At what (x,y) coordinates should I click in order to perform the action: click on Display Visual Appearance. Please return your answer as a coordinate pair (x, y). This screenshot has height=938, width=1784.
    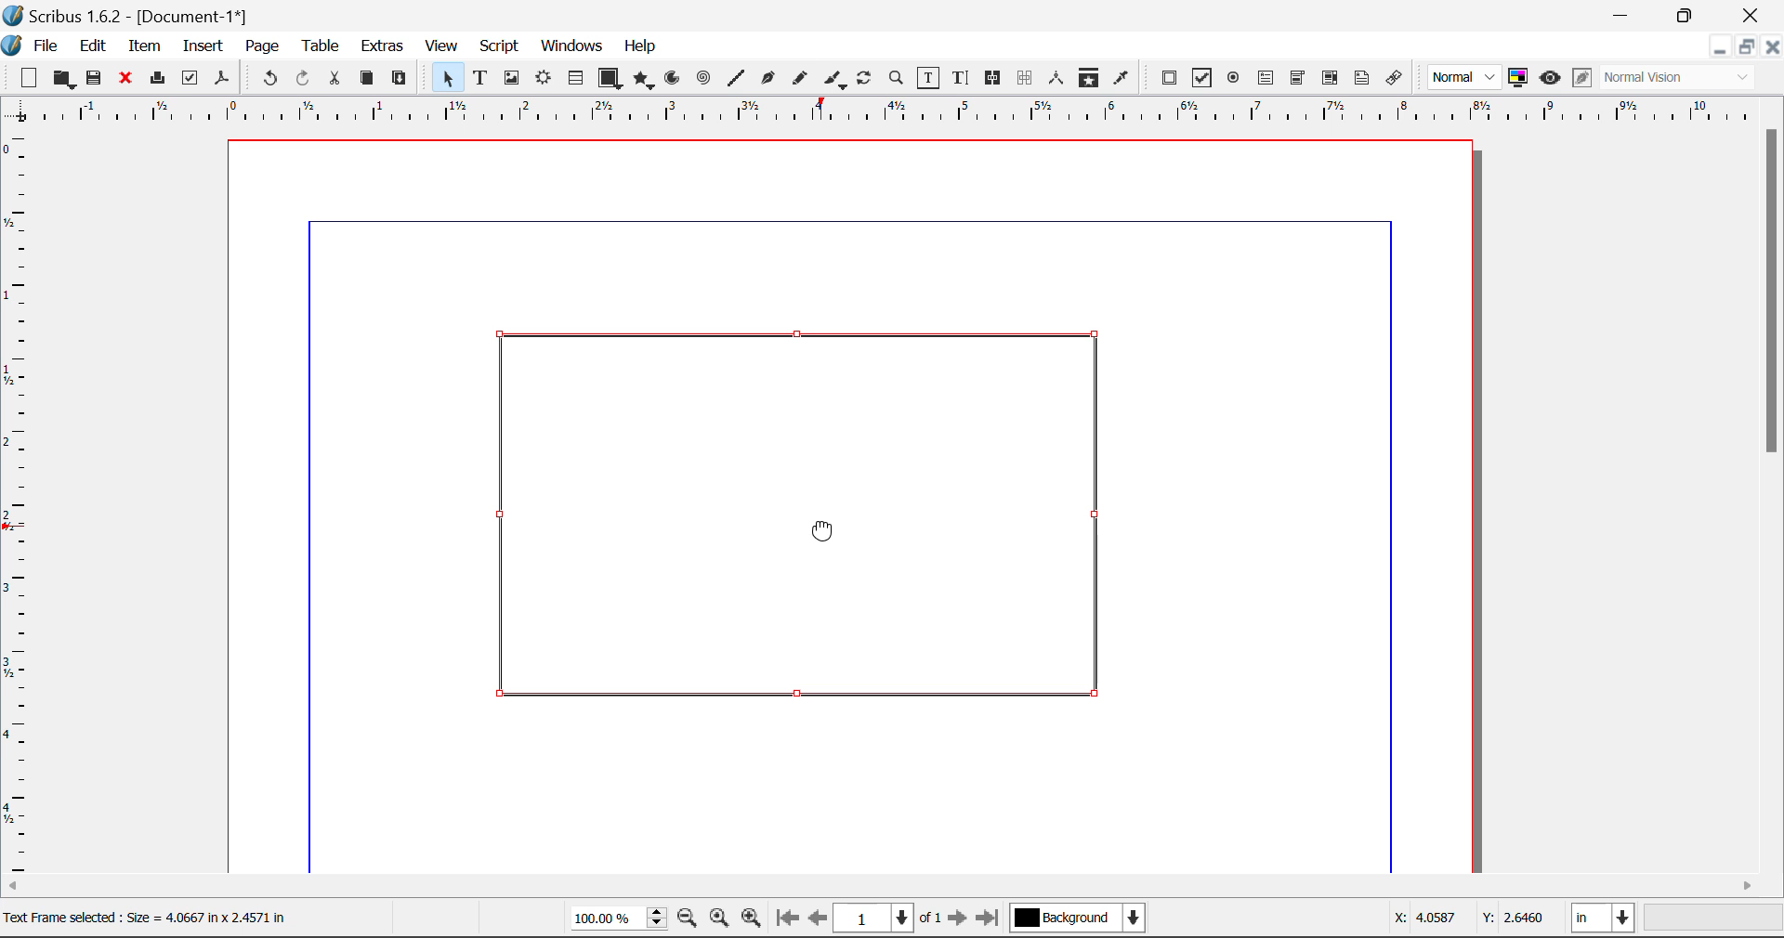
    Looking at the image, I should click on (1685, 78).